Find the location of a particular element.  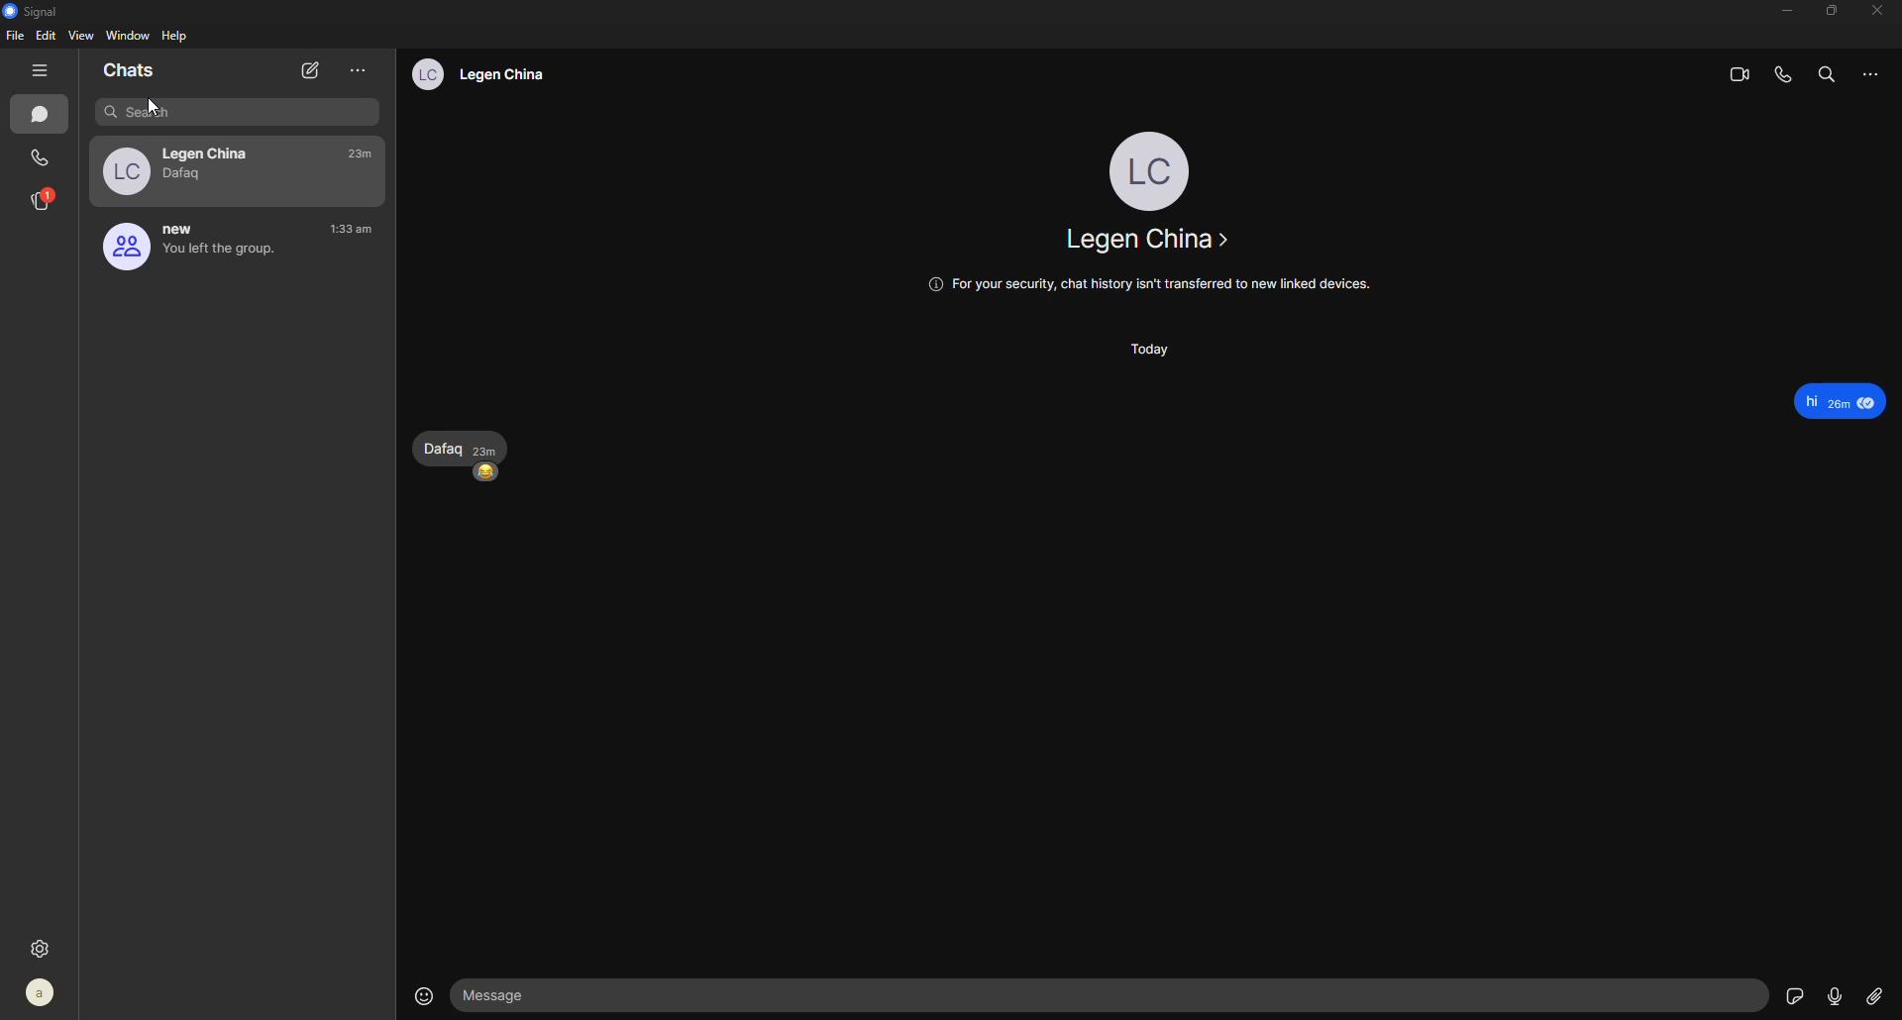

signal is located at coordinates (37, 12).